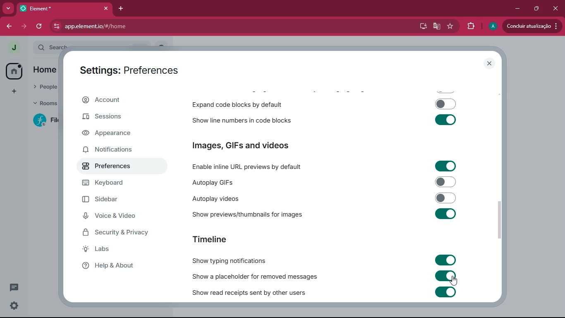  I want to click on toggle on/off, so click(445, 259).